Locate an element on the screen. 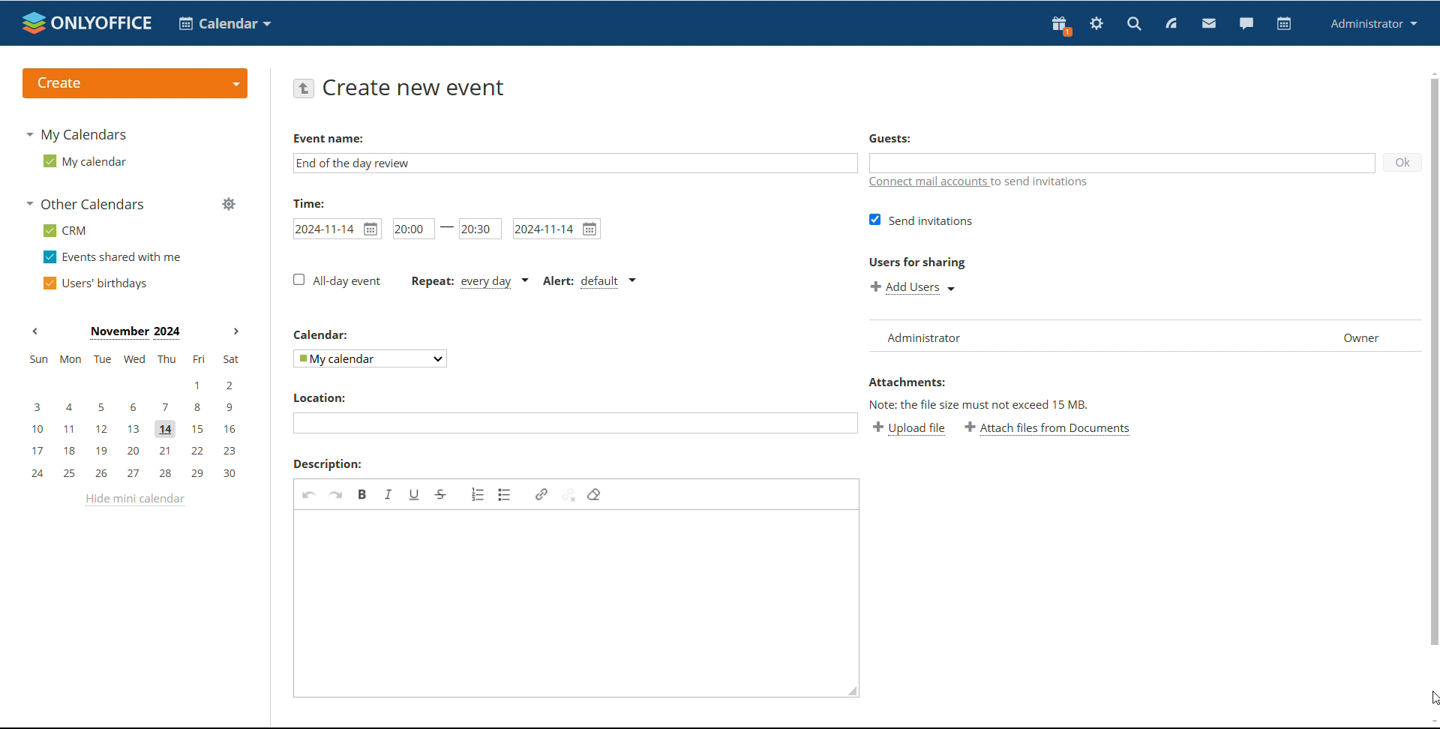 The width and height of the screenshot is (1440, 729). redo is located at coordinates (336, 494).